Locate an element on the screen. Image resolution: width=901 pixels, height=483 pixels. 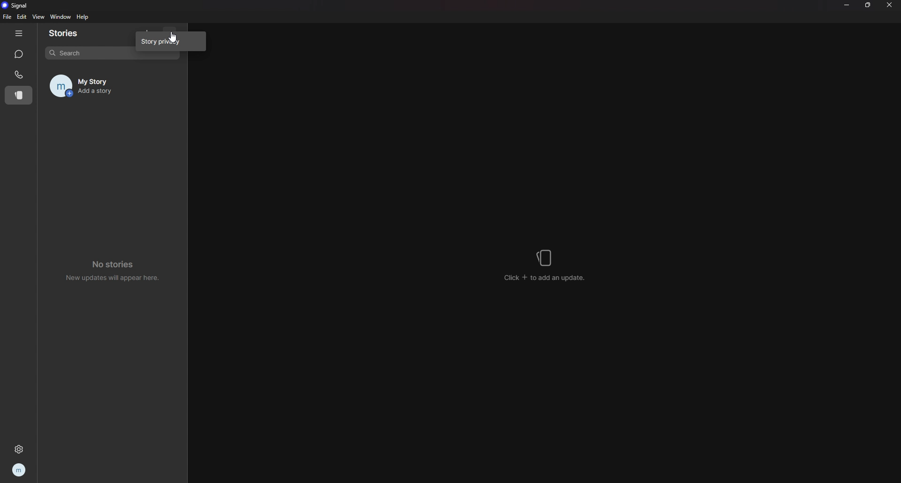
resize is located at coordinates (869, 6).